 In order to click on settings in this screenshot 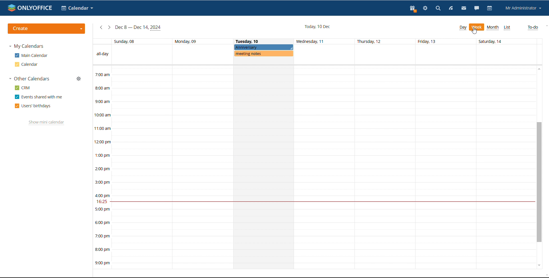, I will do `click(425, 8)`.